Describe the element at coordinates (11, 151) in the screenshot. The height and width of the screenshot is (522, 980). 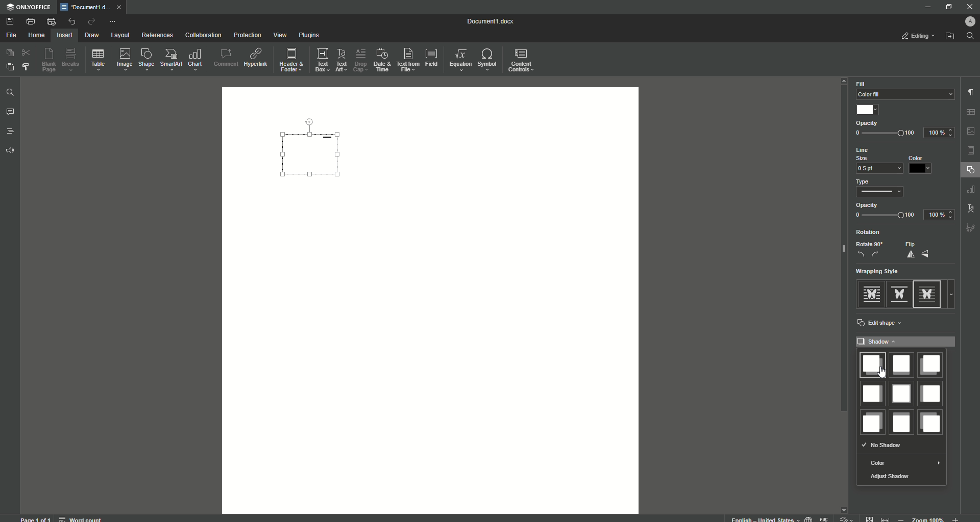
I see `Feedback` at that location.